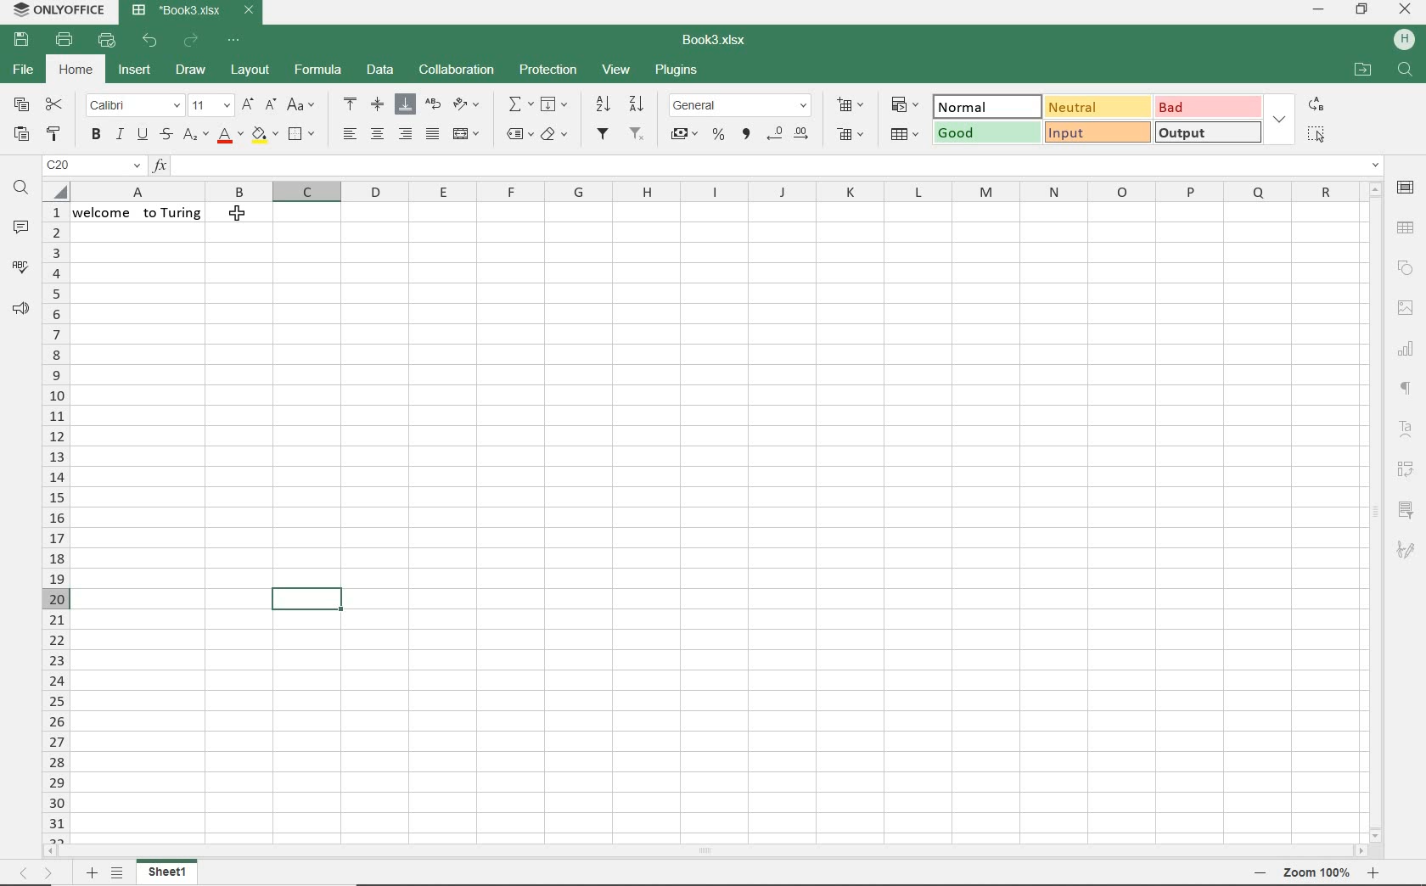 The image size is (1426, 886). What do you see at coordinates (407, 135) in the screenshot?
I see `align right` at bounding box center [407, 135].